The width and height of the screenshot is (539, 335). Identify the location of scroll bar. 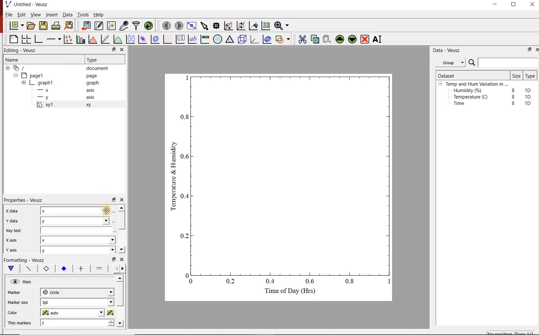
(123, 228).